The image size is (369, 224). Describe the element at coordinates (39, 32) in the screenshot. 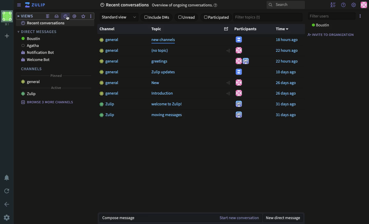

I see `direct messages` at that location.